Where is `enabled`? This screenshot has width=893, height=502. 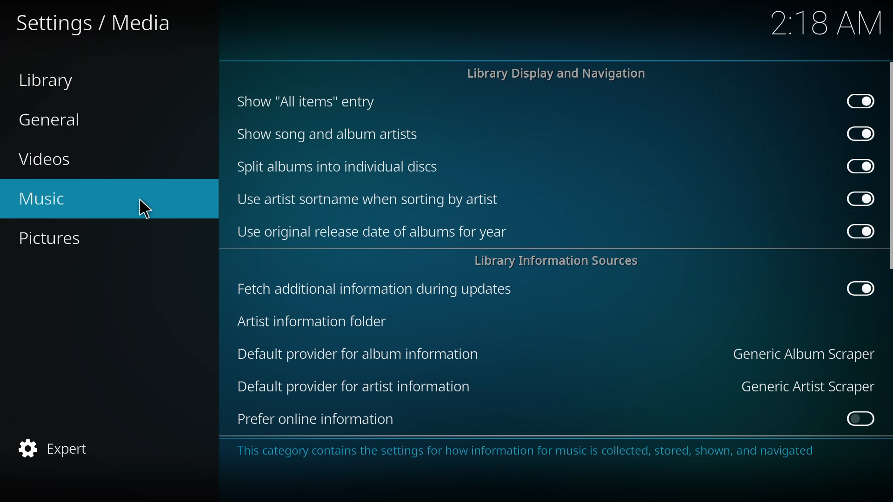
enabled is located at coordinates (860, 101).